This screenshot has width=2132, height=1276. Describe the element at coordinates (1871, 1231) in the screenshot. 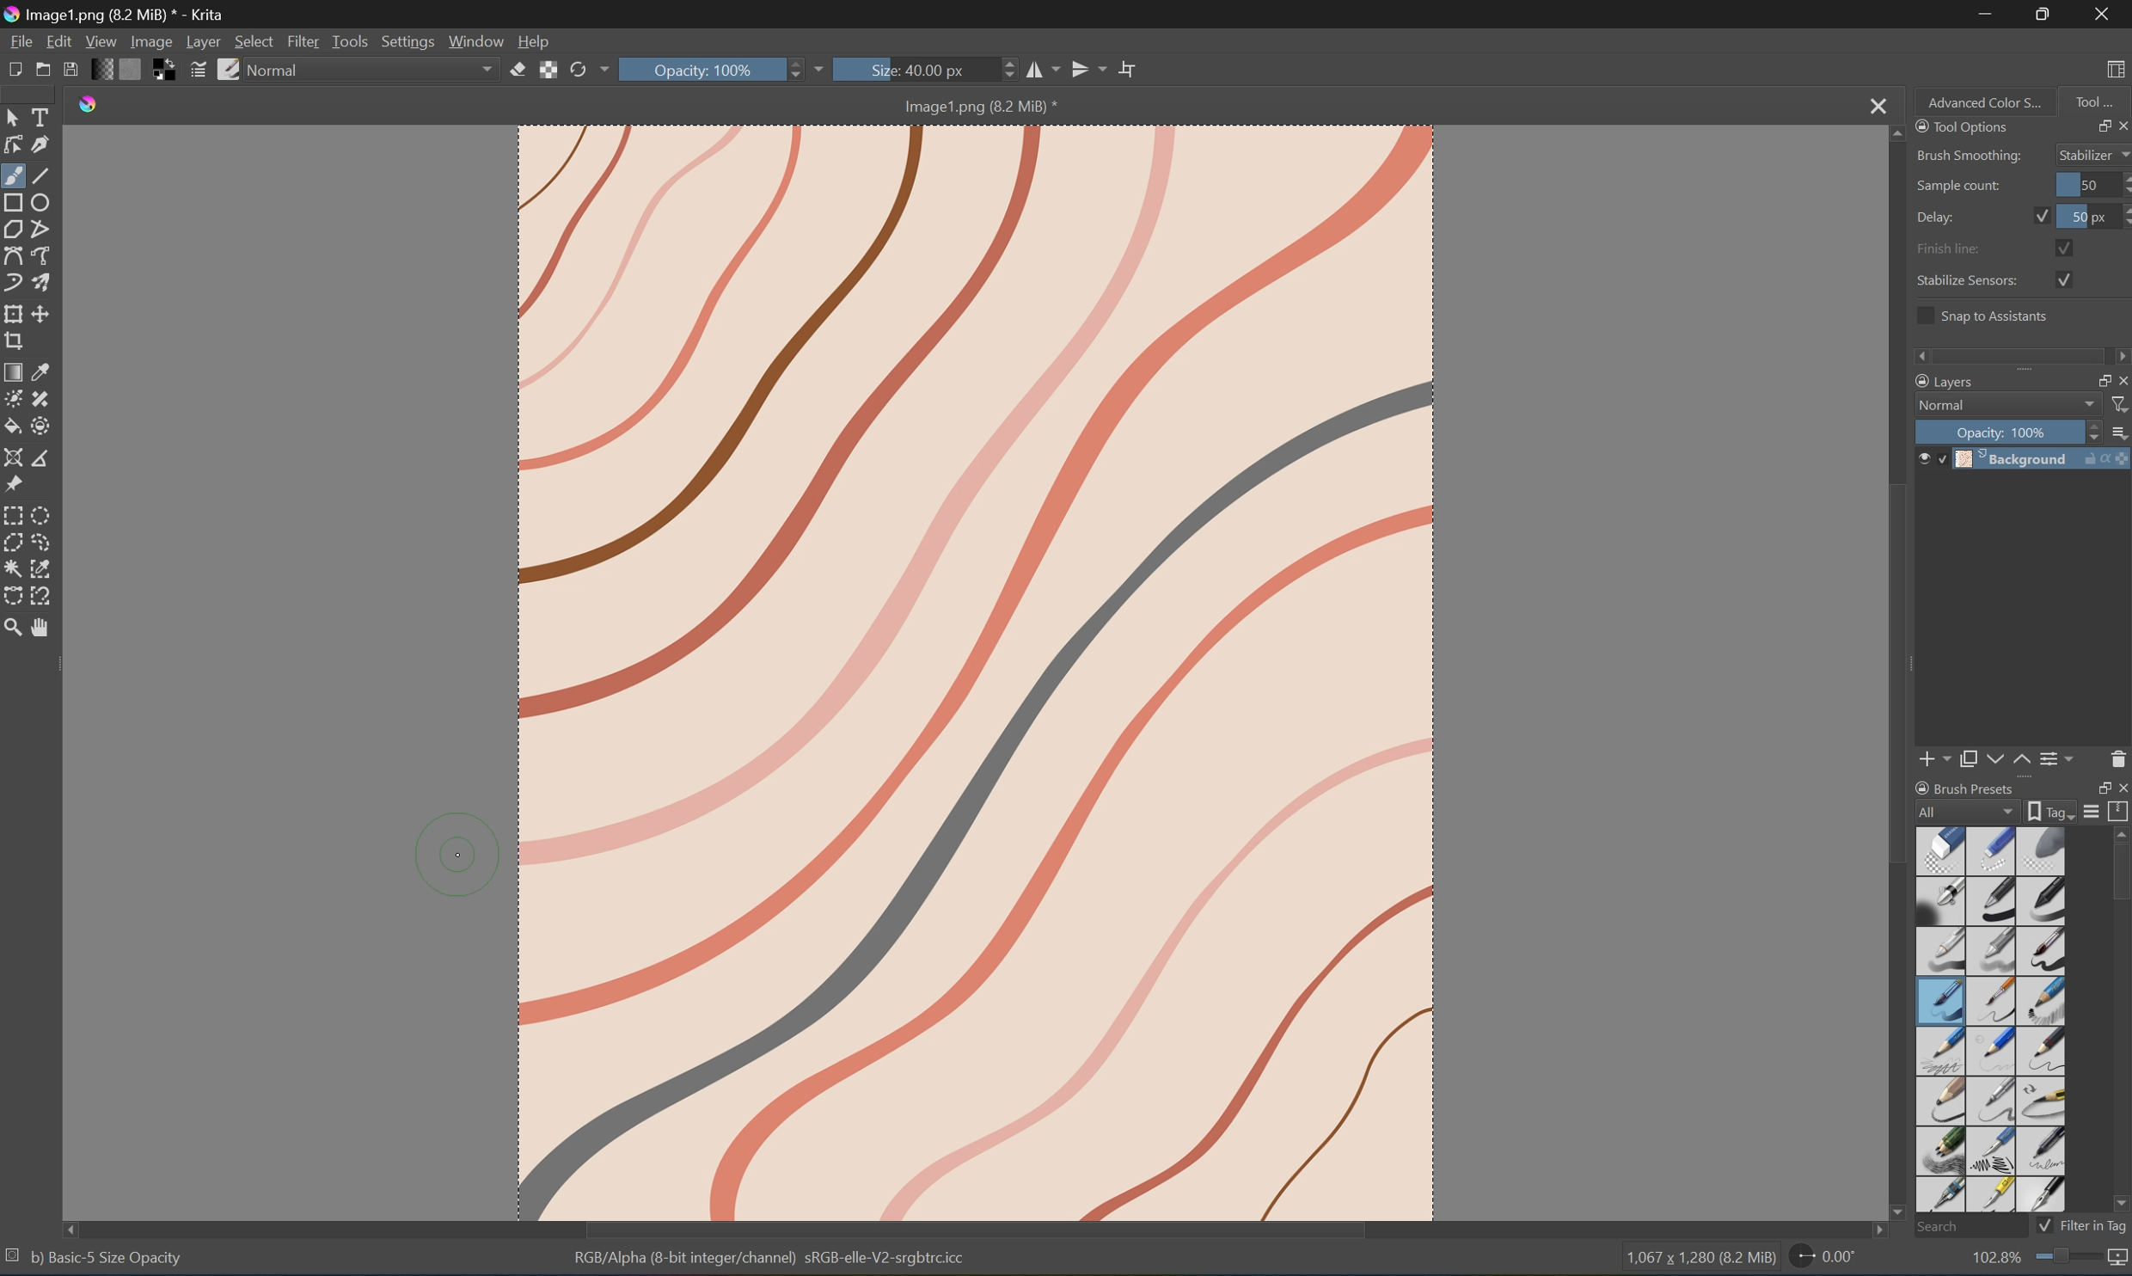

I see `Scroll Right` at that location.